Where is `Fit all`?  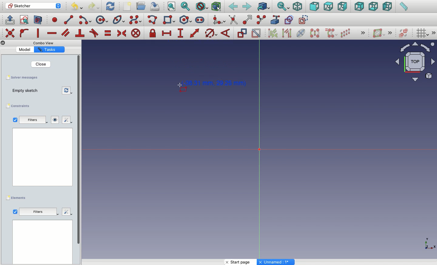 Fit all is located at coordinates (171, 7).